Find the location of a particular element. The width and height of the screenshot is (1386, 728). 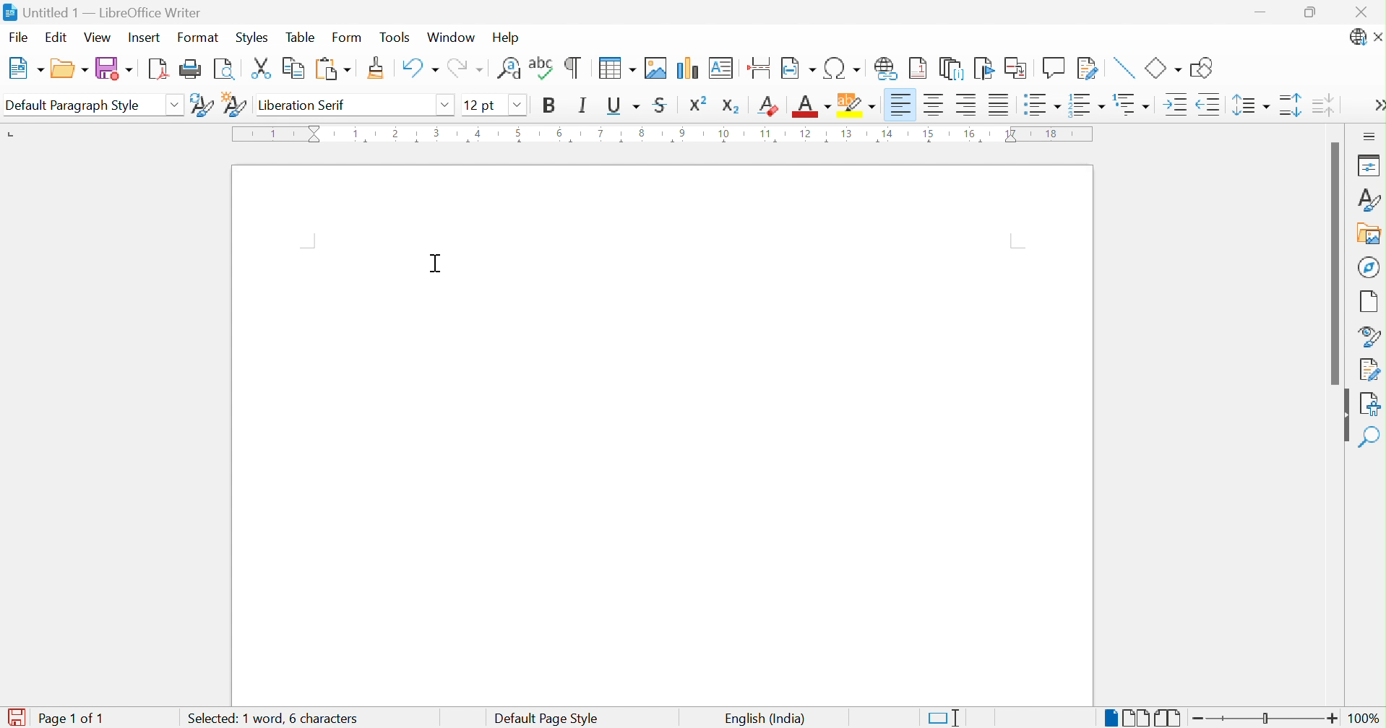

Find is located at coordinates (1372, 437).